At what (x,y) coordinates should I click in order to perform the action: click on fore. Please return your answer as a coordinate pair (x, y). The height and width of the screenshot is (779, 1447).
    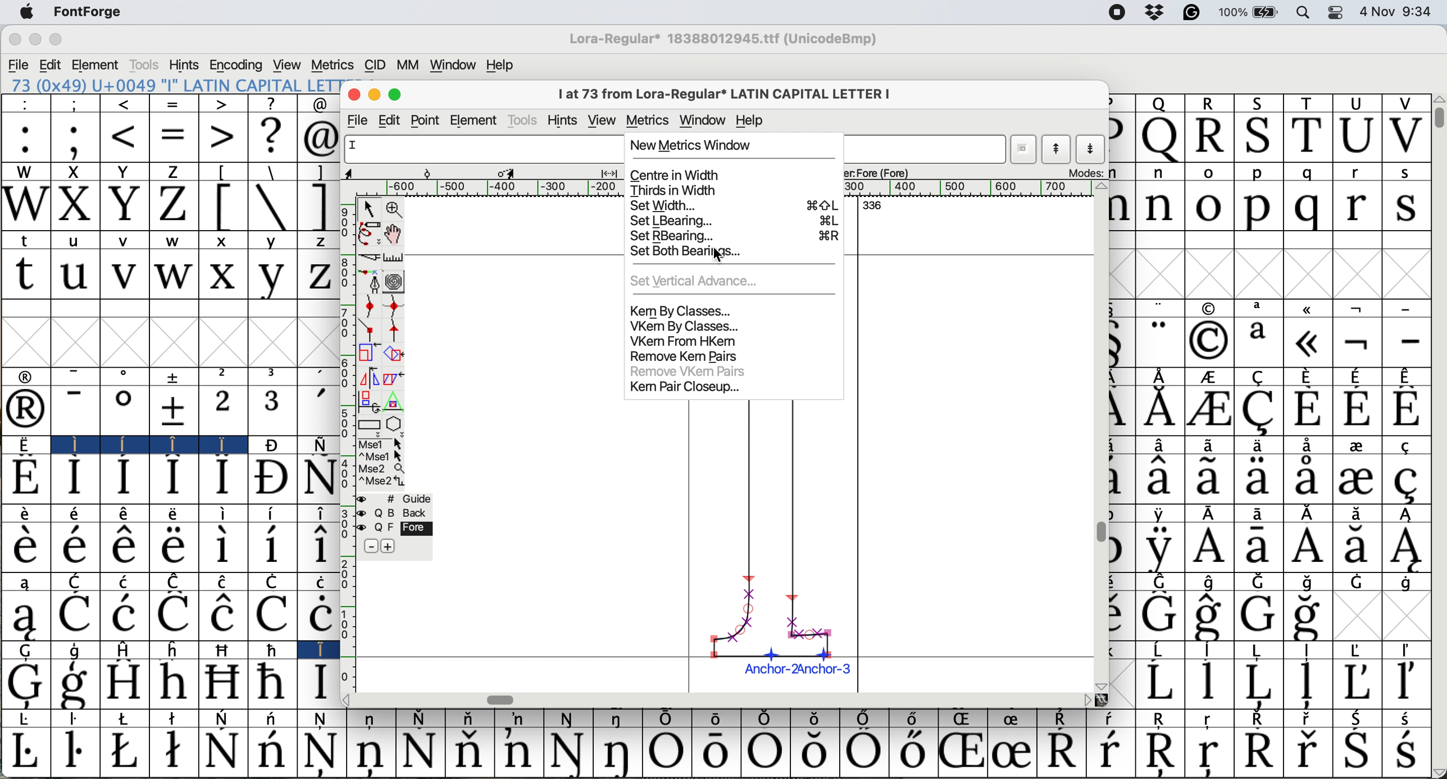
    Looking at the image, I should click on (405, 528).